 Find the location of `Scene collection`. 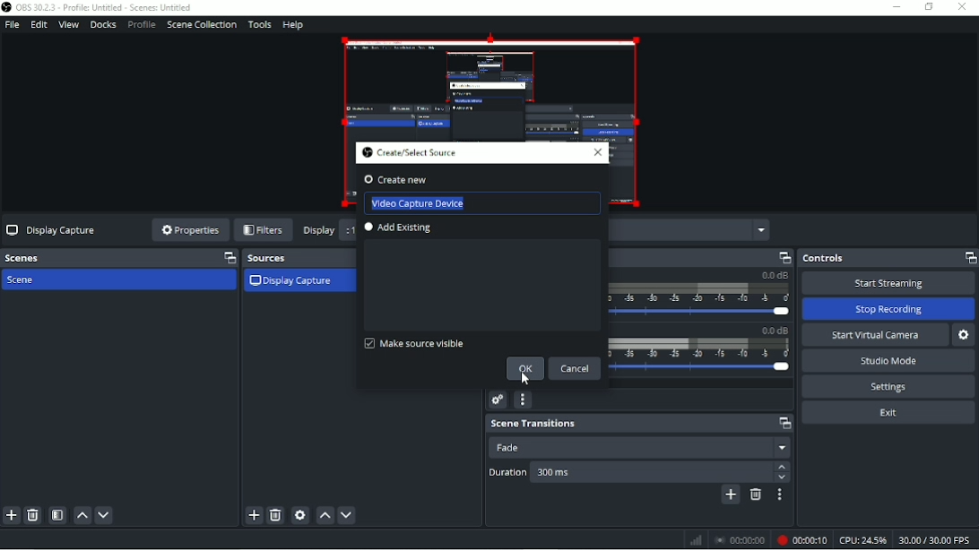

Scene collection is located at coordinates (202, 24).